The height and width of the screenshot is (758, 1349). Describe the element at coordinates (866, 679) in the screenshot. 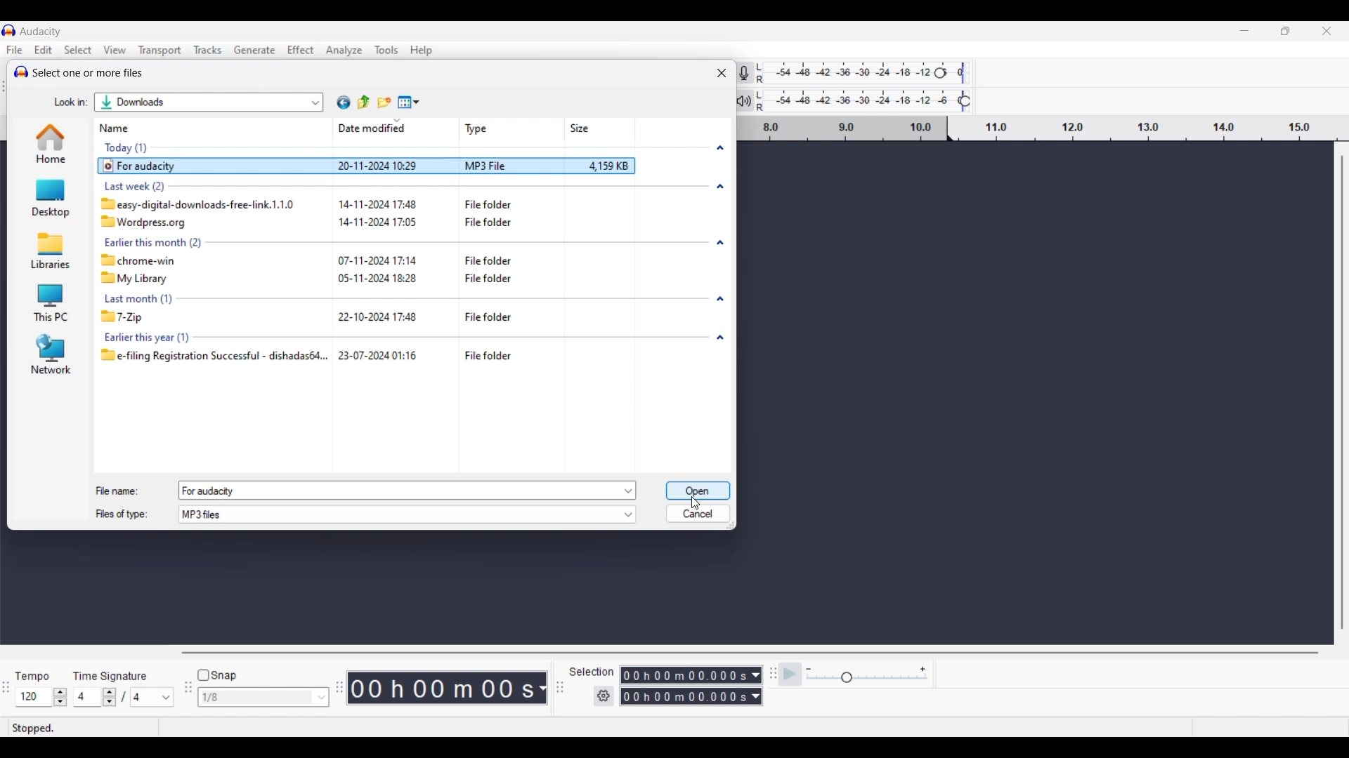

I see `Slider to change playback speed` at that location.